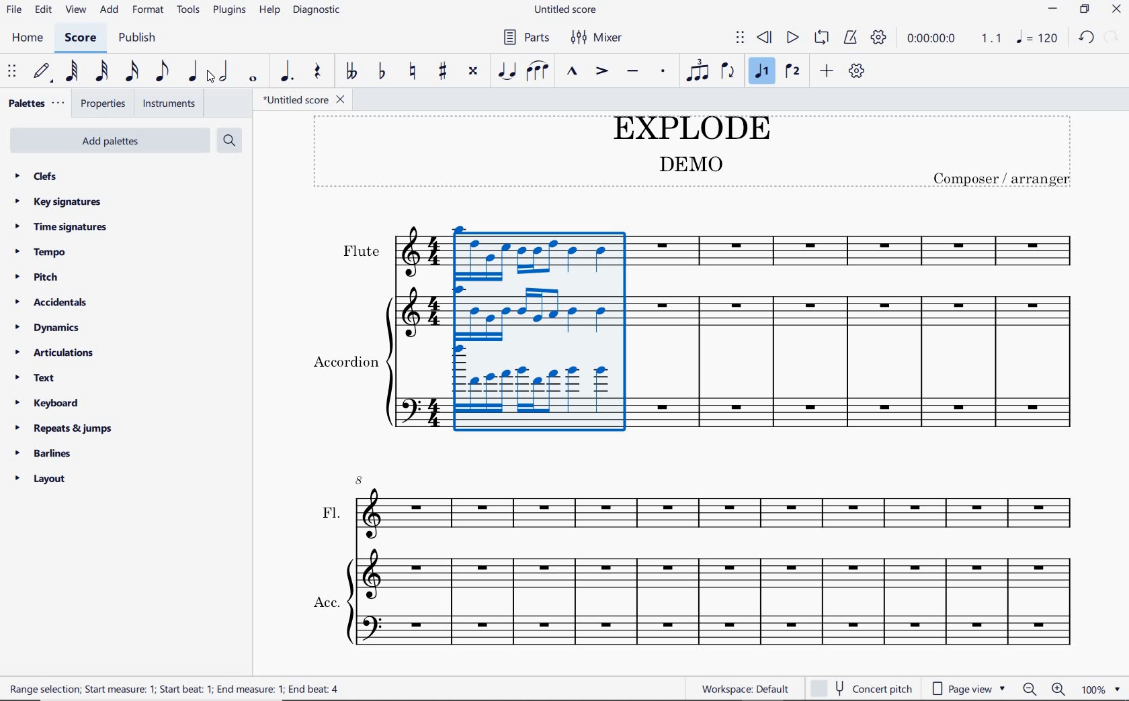 The width and height of the screenshot is (1129, 701). What do you see at coordinates (13, 10) in the screenshot?
I see `file` at bounding box center [13, 10].